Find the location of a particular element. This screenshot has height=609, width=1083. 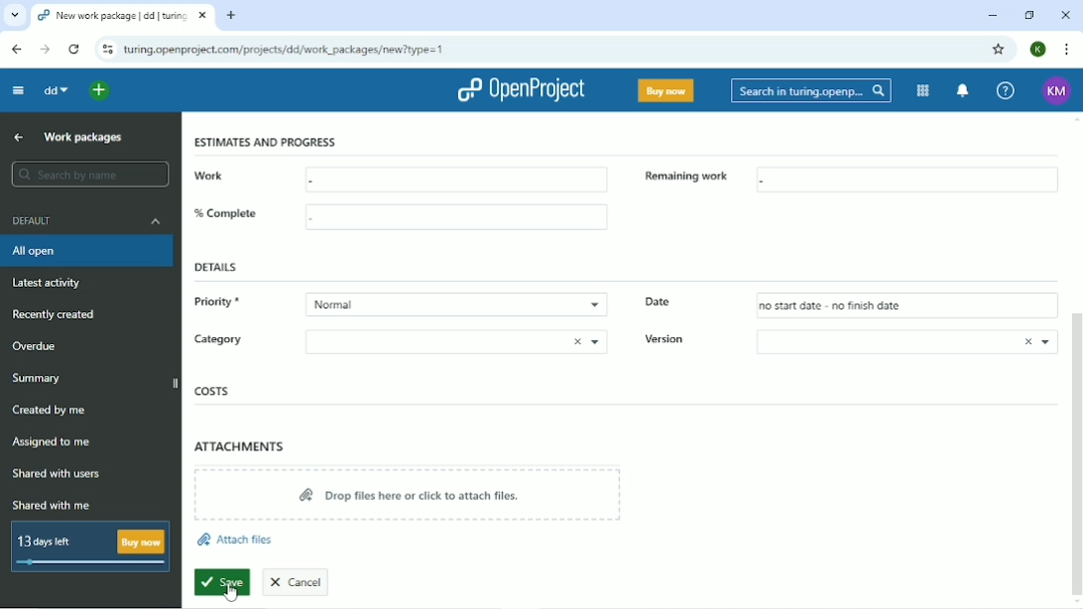

Customize and control google chrome is located at coordinates (1070, 50).